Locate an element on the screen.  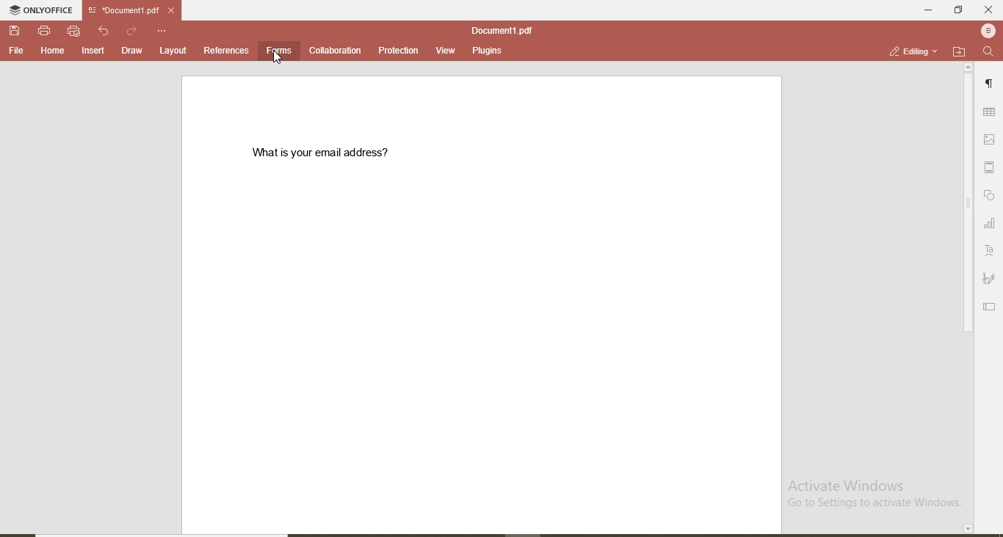
table is located at coordinates (990, 113).